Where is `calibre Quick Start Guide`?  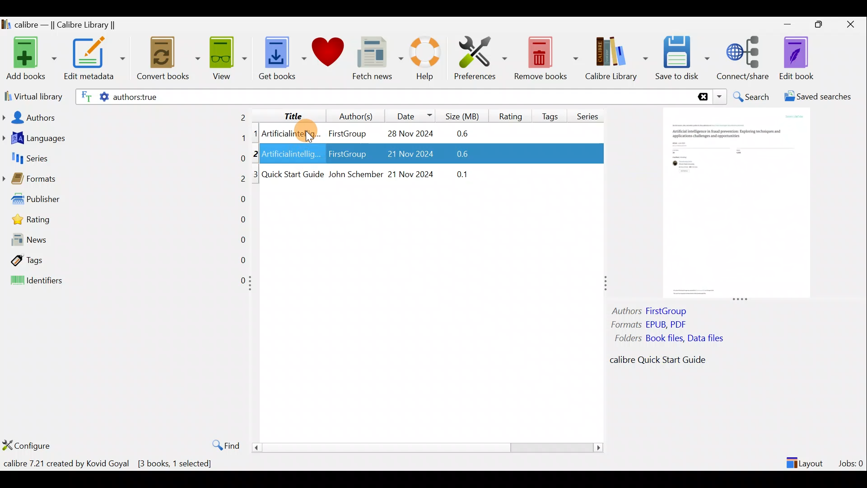
calibre Quick Start Guide is located at coordinates (653, 362).